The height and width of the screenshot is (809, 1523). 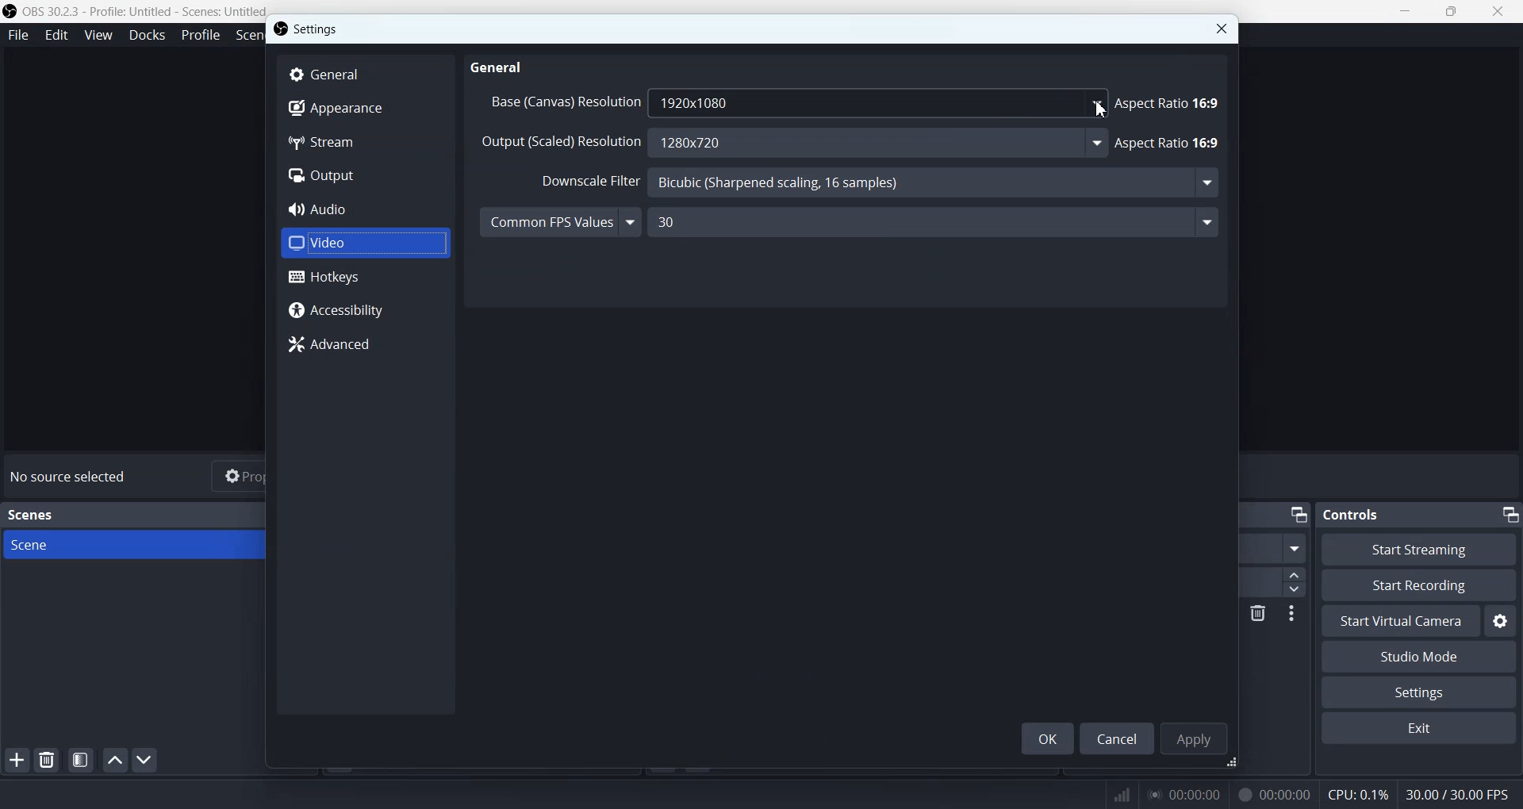 What do you see at coordinates (81, 760) in the screenshot?
I see `Open scene filter` at bounding box center [81, 760].